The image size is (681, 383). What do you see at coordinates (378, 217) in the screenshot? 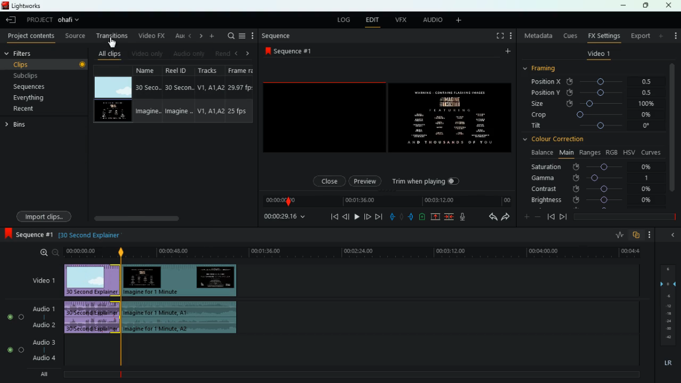
I see `forward` at bounding box center [378, 217].